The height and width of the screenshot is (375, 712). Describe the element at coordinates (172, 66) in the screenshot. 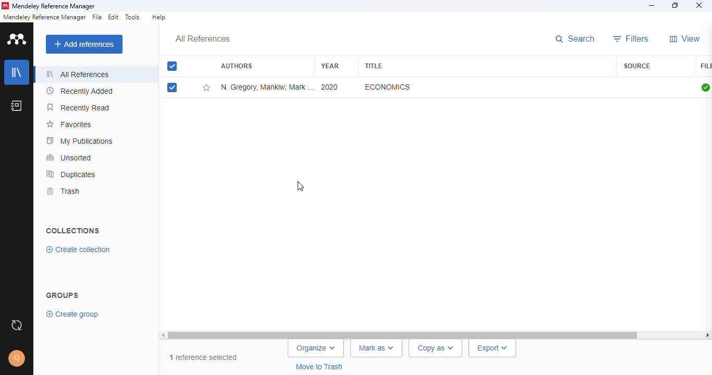

I see `selected` at that location.